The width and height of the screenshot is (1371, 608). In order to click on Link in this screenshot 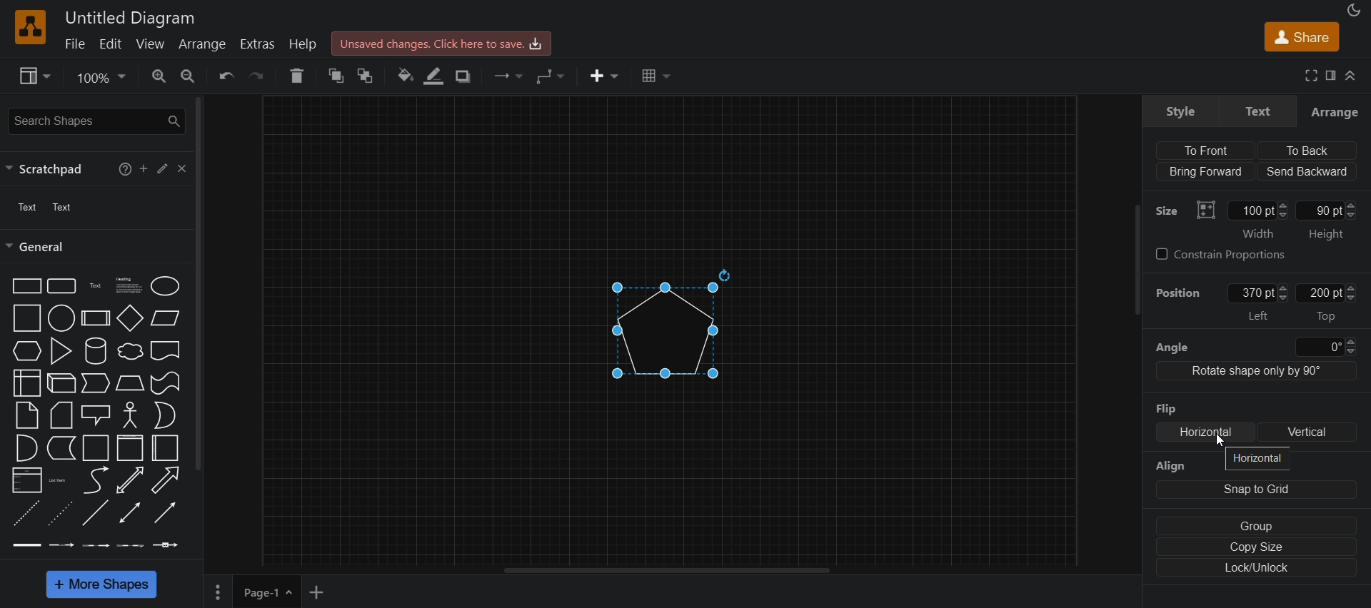, I will do `click(27, 545)`.